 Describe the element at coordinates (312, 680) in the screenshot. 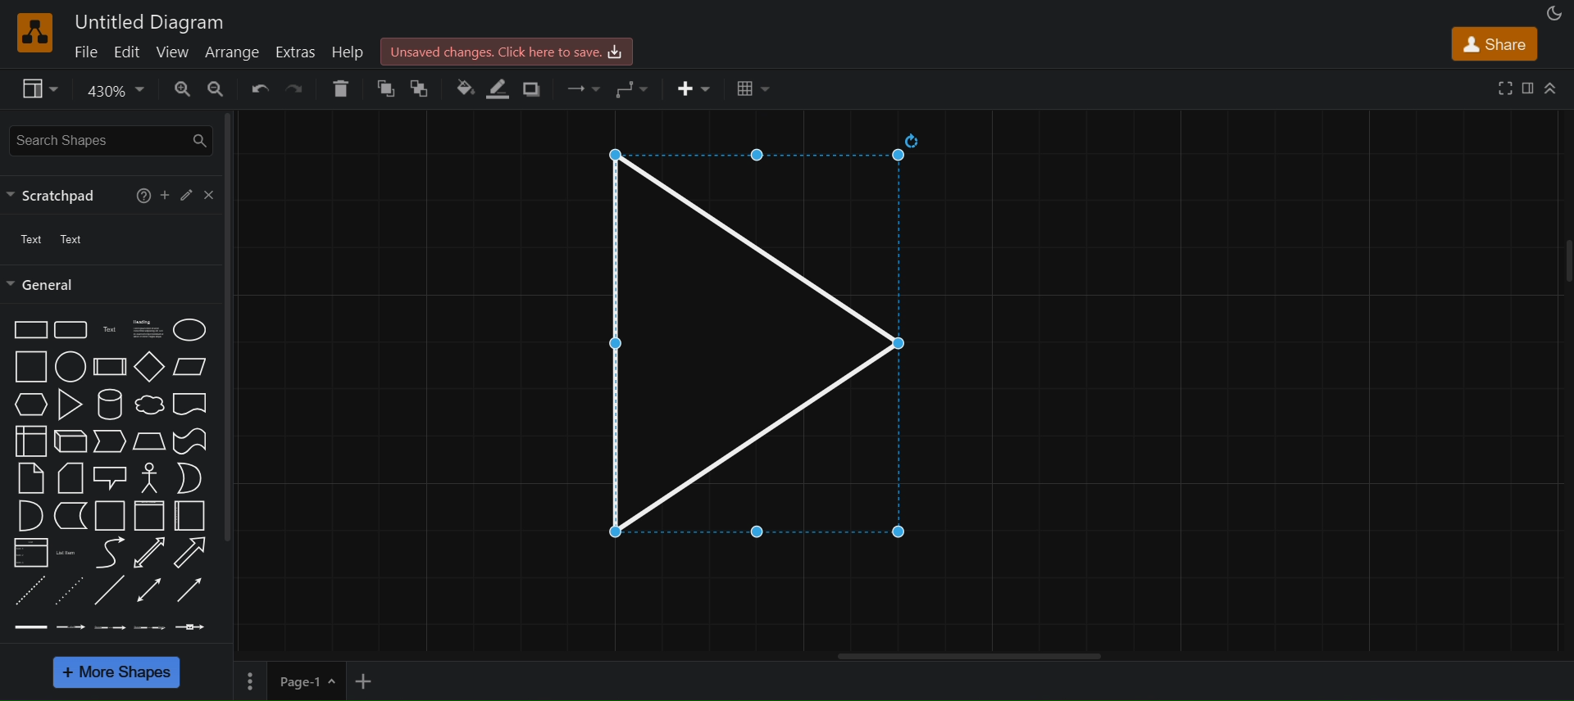

I see `page 1` at that location.